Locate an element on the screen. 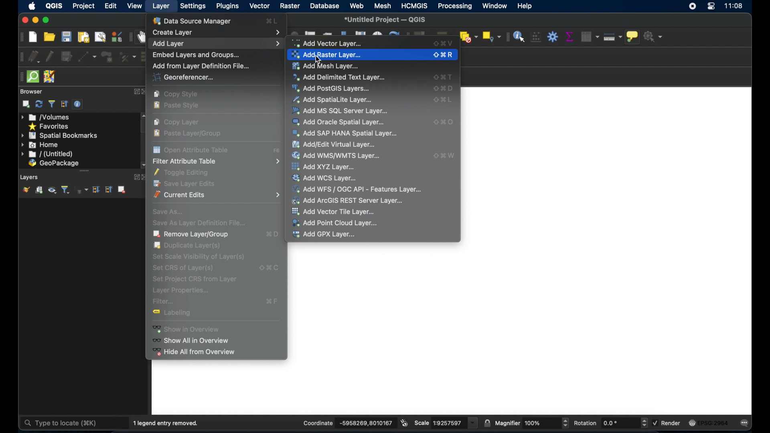 This screenshot has width=770, height=433. open project is located at coordinates (50, 36).